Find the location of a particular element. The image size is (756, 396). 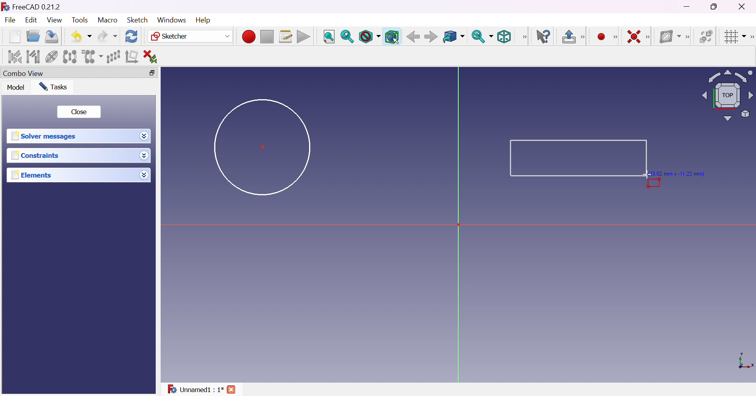

Leave sketch is located at coordinates (573, 37).